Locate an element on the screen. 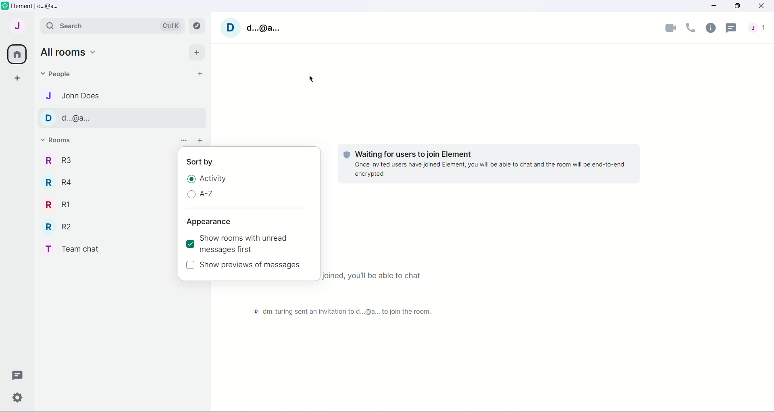 The height and width of the screenshot is (412, 774). People is located at coordinates (60, 74).